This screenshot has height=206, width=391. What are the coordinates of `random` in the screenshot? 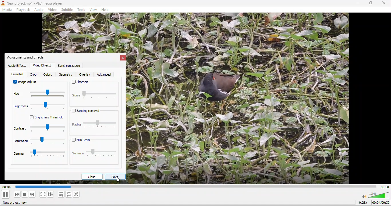 It's located at (78, 195).